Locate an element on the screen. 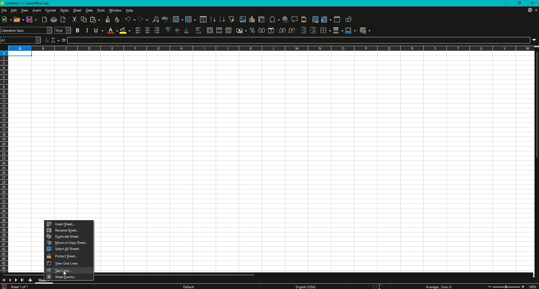 This screenshot has height=289, width=539. Zoom out is located at coordinates (489, 287).